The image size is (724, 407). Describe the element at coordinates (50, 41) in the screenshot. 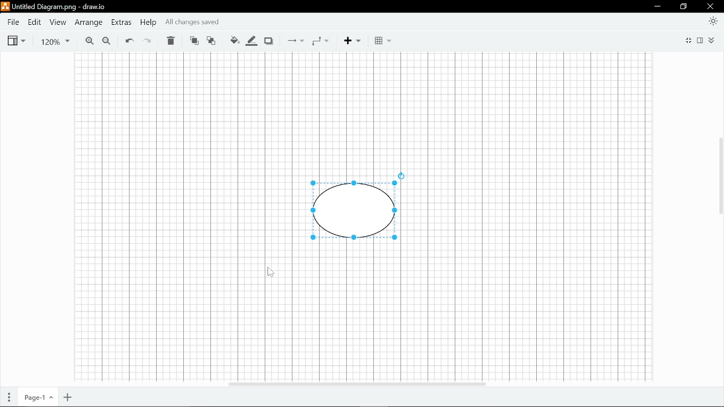

I see `Current zoom` at that location.